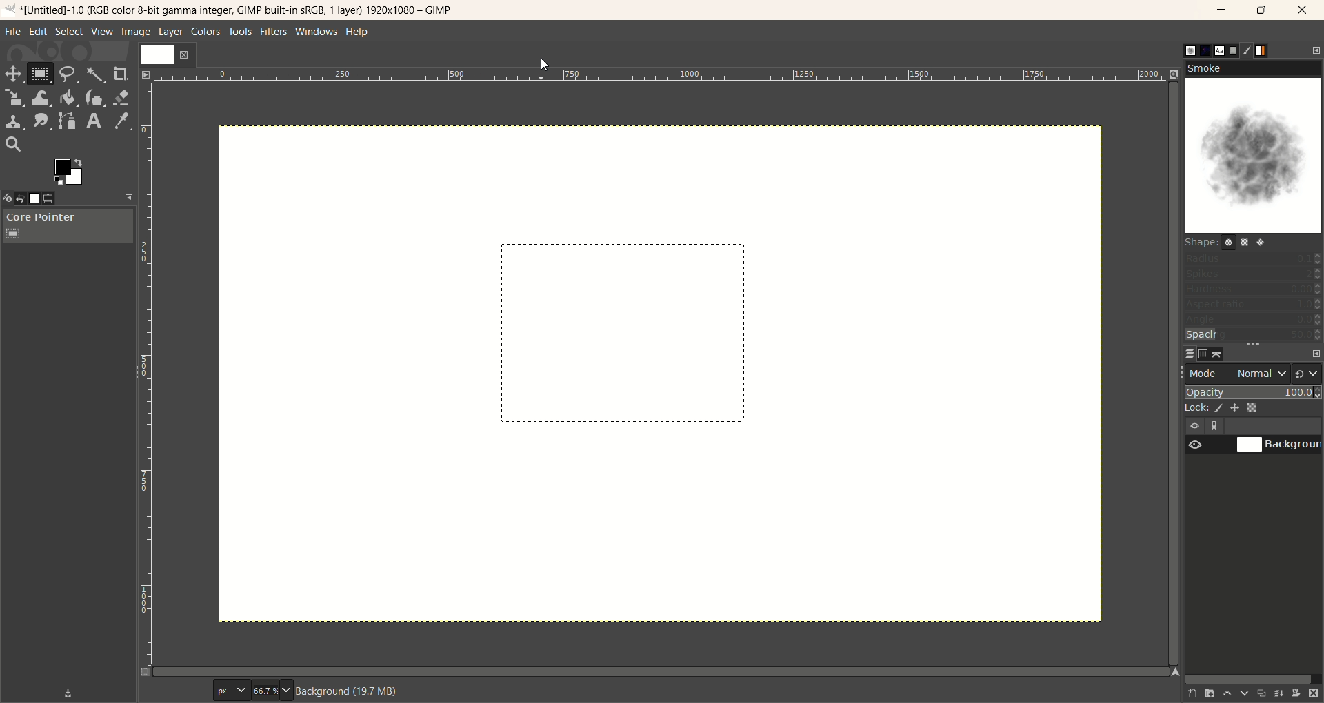  What do you see at coordinates (1195, 426) in the screenshot?
I see `visibility` at bounding box center [1195, 426].